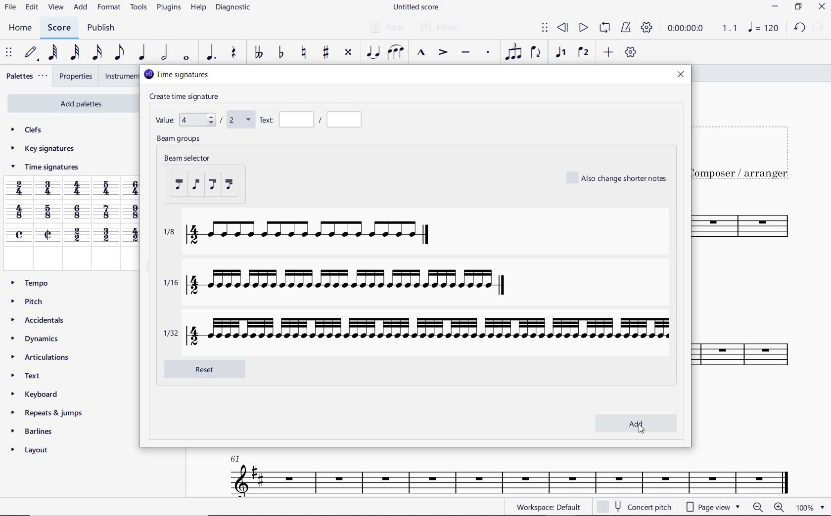  I want to click on 9/8, so click(133, 212).